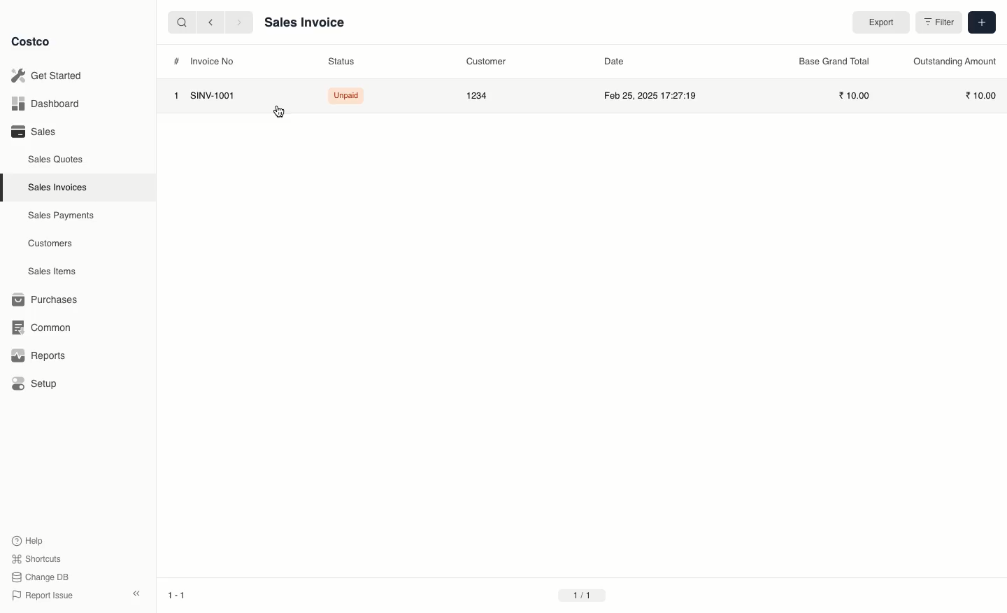 This screenshot has width=1007, height=613. What do you see at coordinates (177, 593) in the screenshot?
I see `1-1` at bounding box center [177, 593].